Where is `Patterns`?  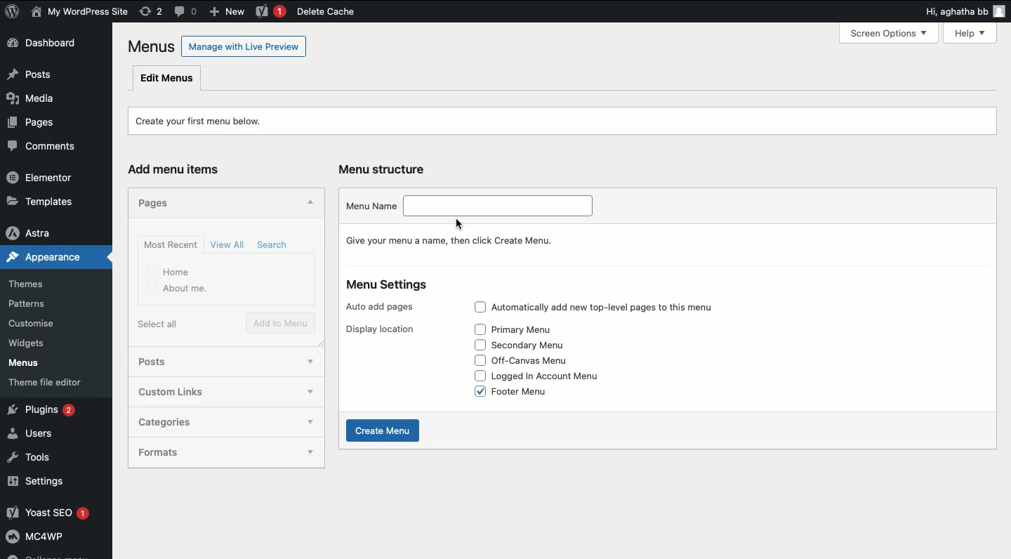
Patterns is located at coordinates (38, 301).